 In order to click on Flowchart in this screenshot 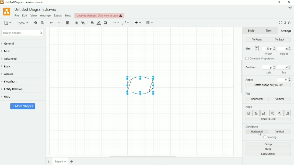, I will do `click(12, 82)`.